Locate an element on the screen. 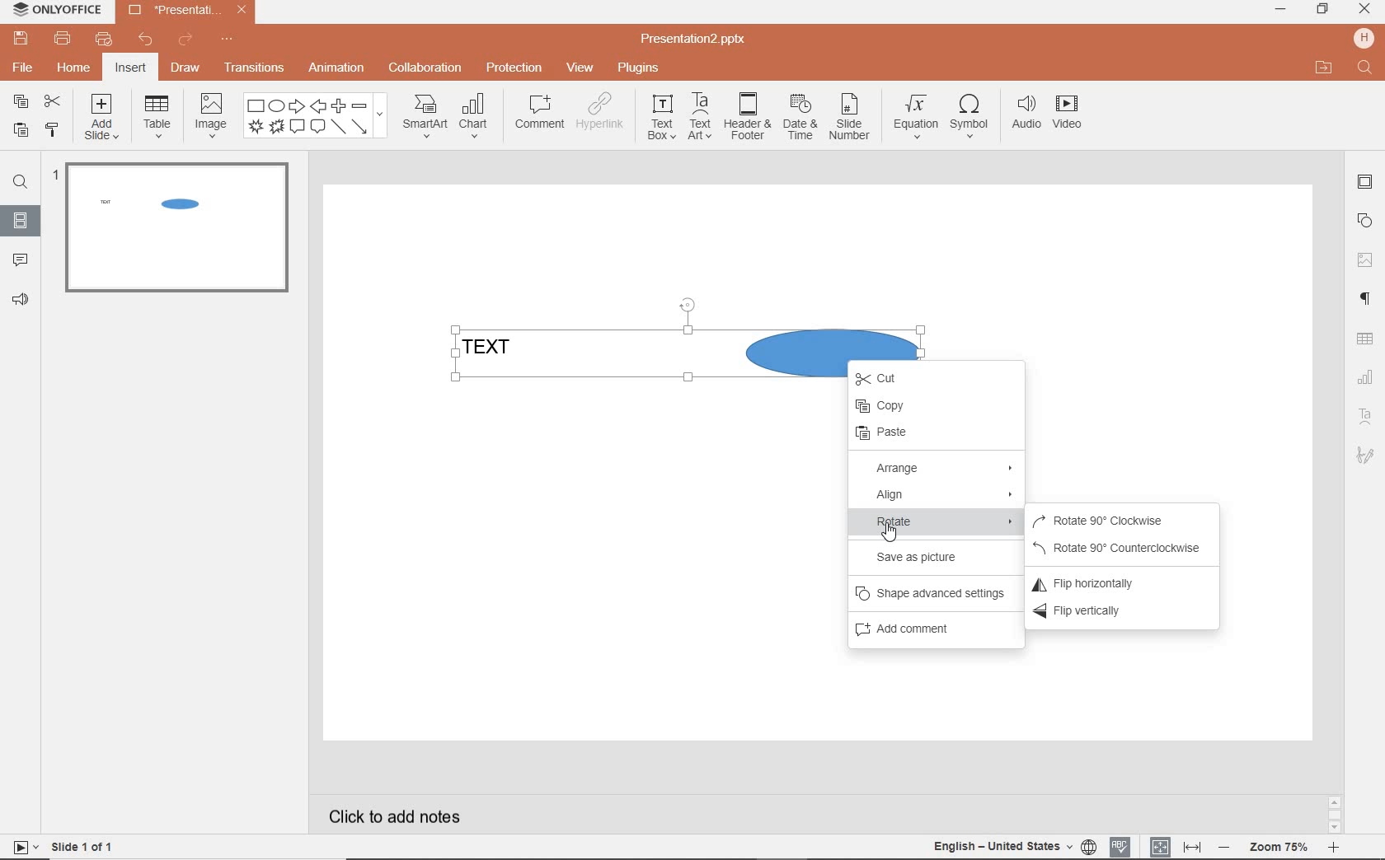 The height and width of the screenshot is (860, 1385). arrange is located at coordinates (941, 470).